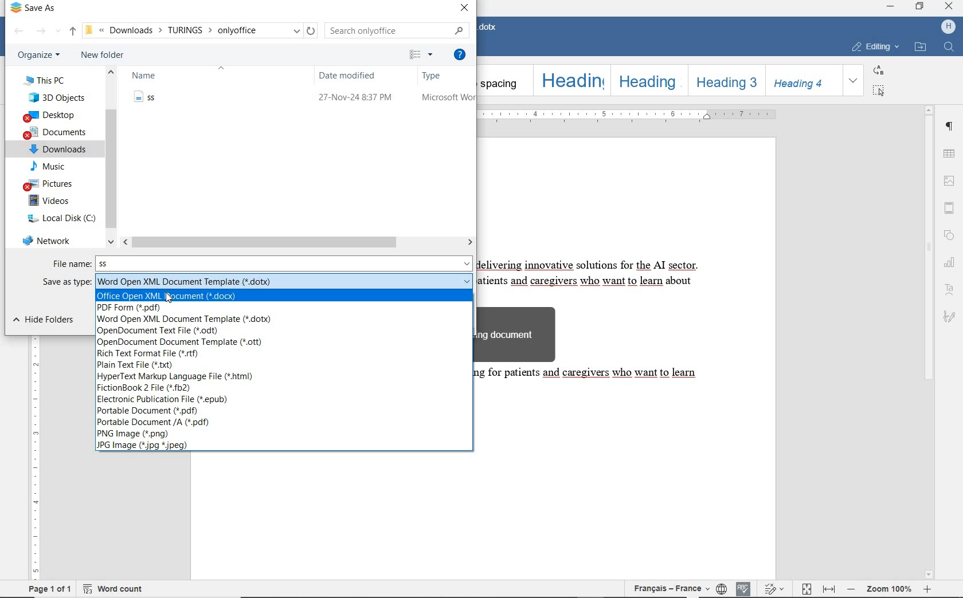 The height and width of the screenshot is (598, 963). What do you see at coordinates (471, 313) in the screenshot?
I see `Vertical scrollbar` at bounding box center [471, 313].